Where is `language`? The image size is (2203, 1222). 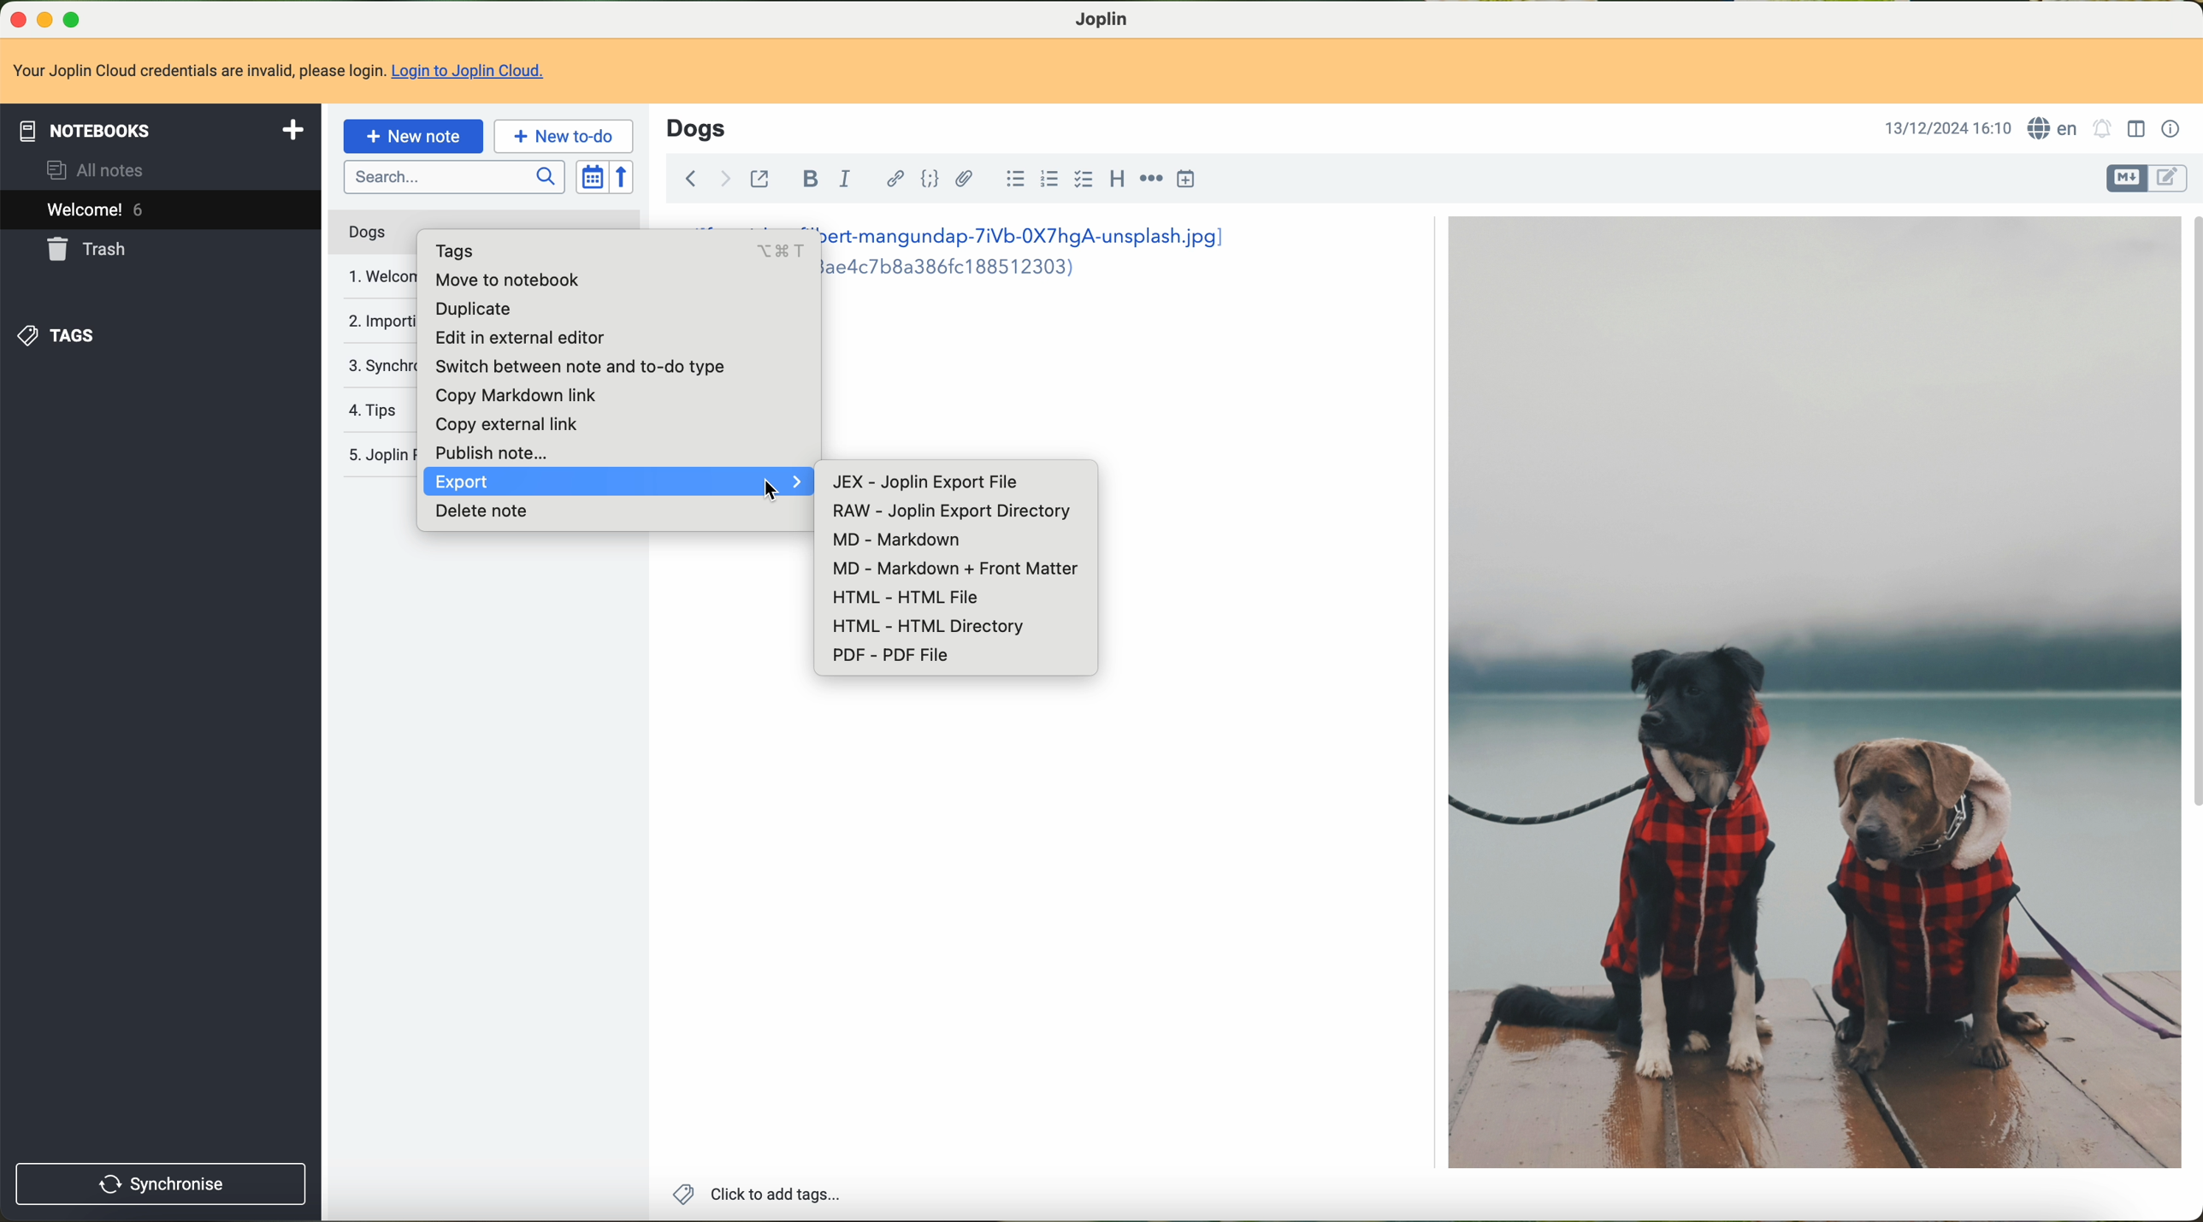 language is located at coordinates (2053, 127).